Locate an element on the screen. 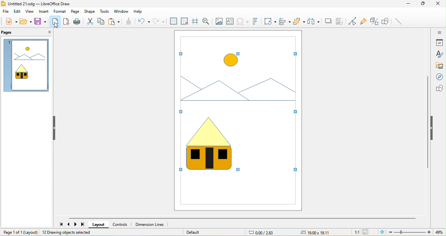  undo is located at coordinates (144, 21).